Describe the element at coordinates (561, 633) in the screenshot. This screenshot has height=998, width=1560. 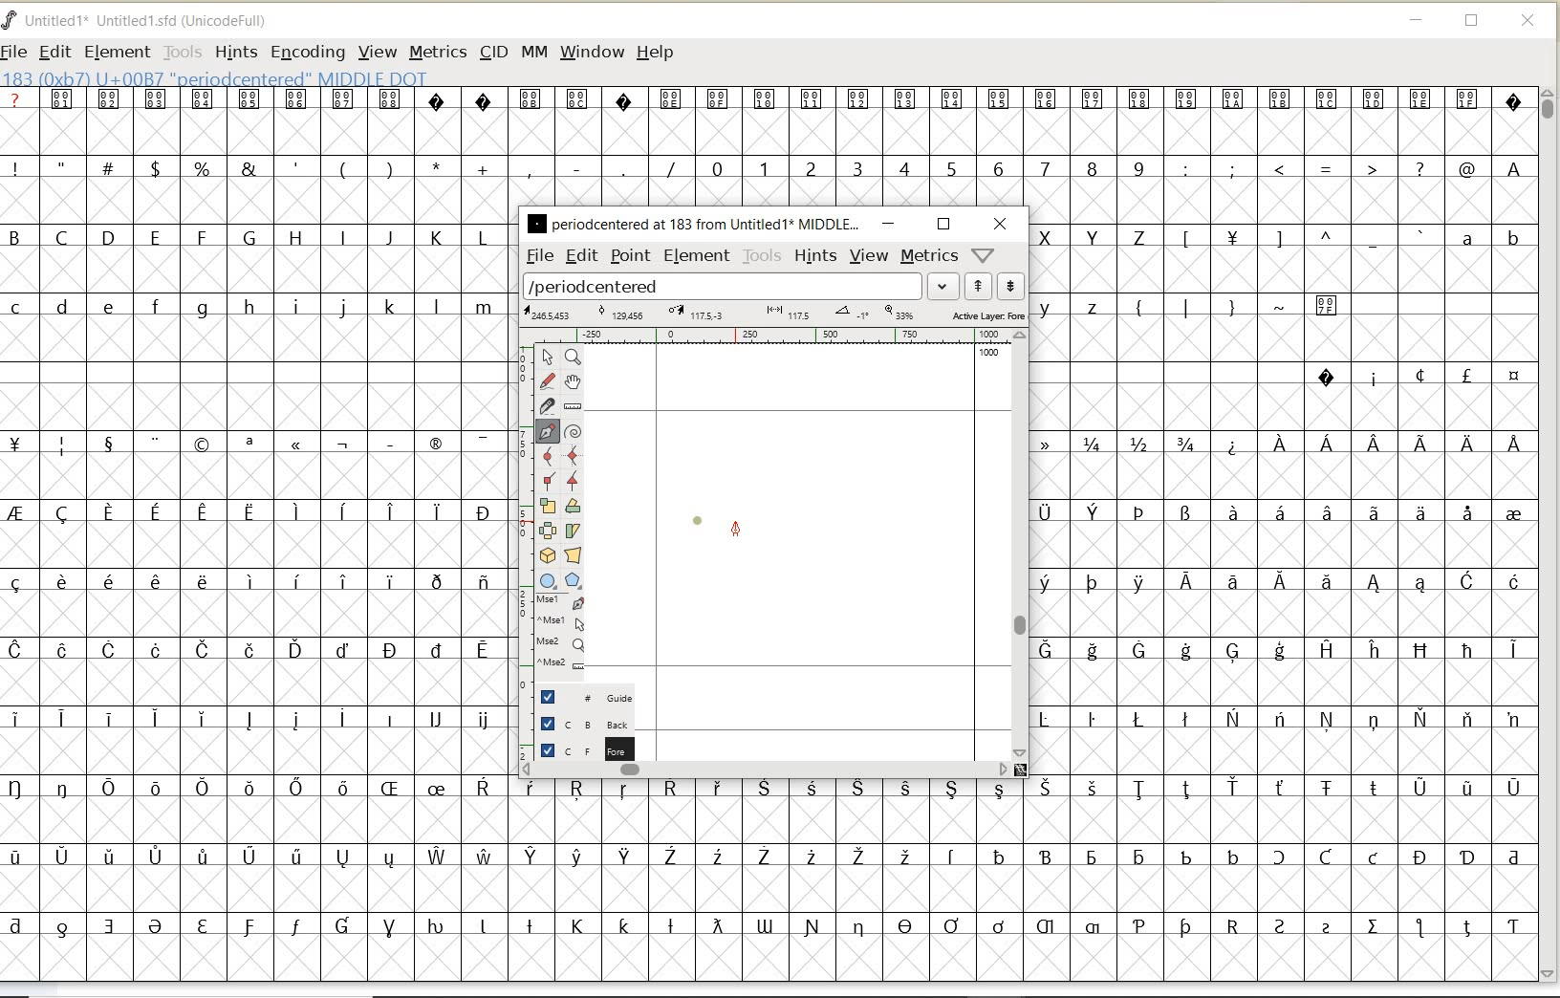
I see `cursor events on the opened outline window` at that location.